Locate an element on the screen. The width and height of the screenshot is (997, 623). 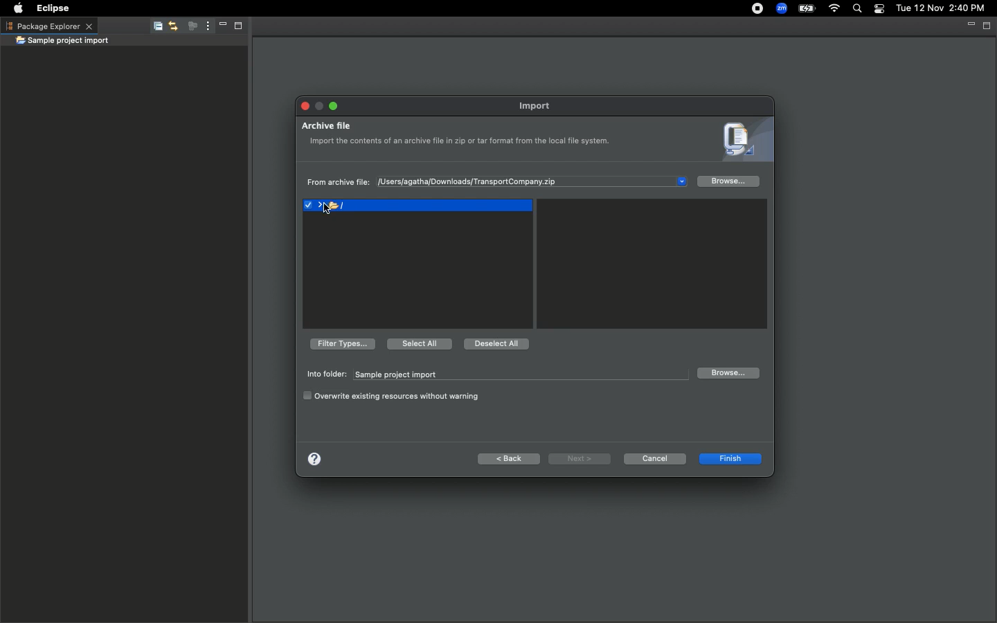
Maximize is located at coordinates (987, 26).